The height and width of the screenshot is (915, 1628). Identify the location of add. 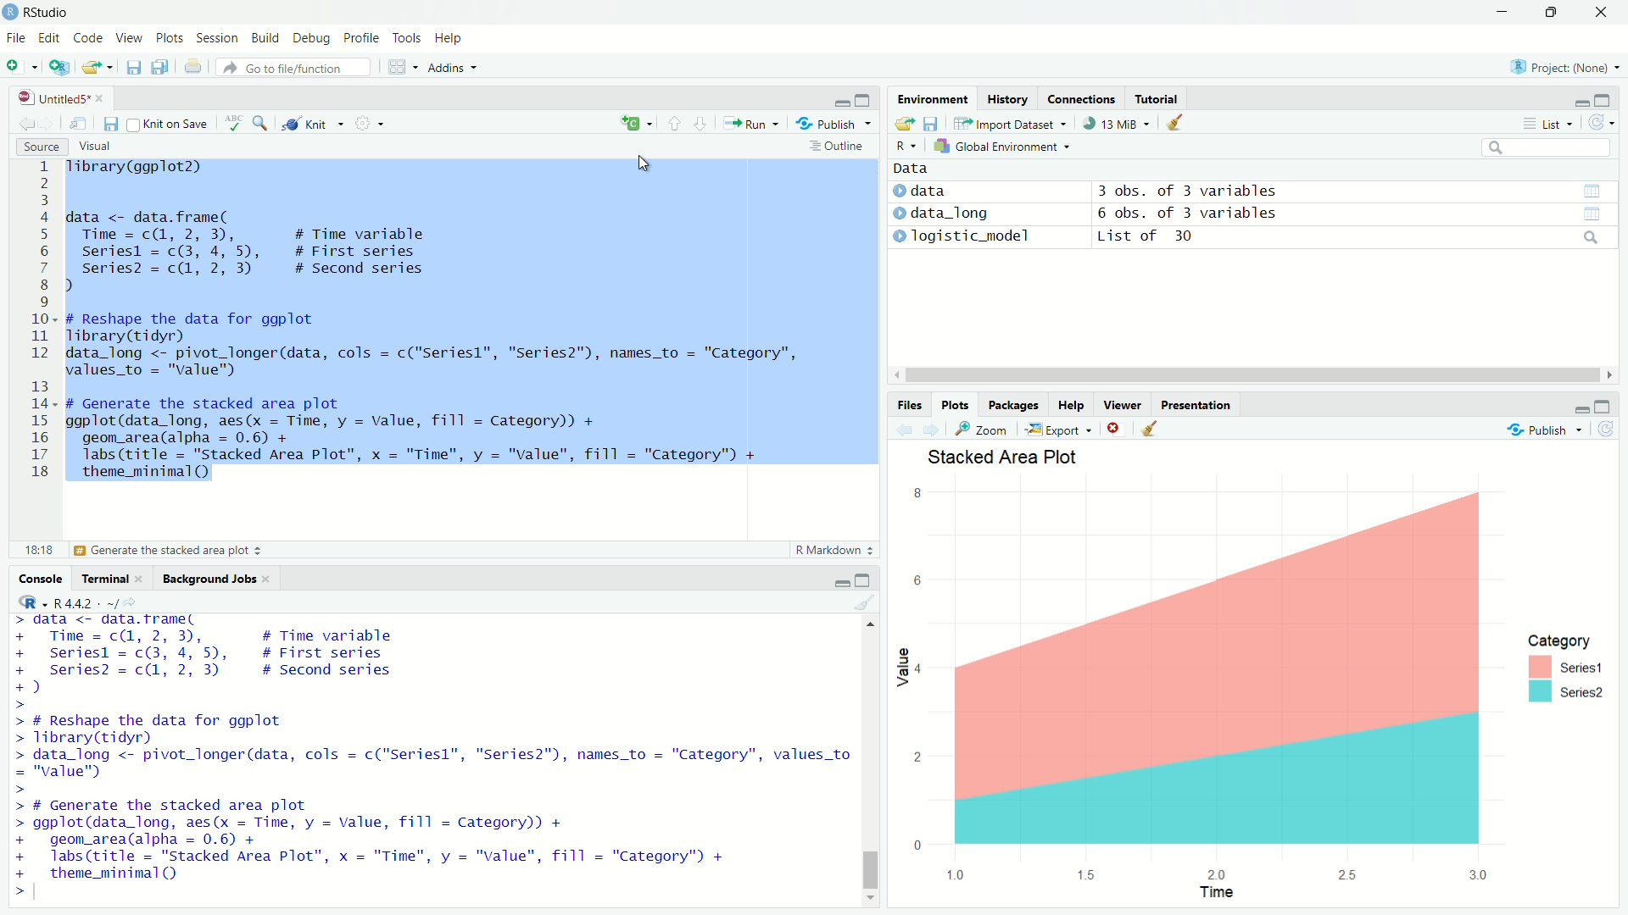
(20, 66).